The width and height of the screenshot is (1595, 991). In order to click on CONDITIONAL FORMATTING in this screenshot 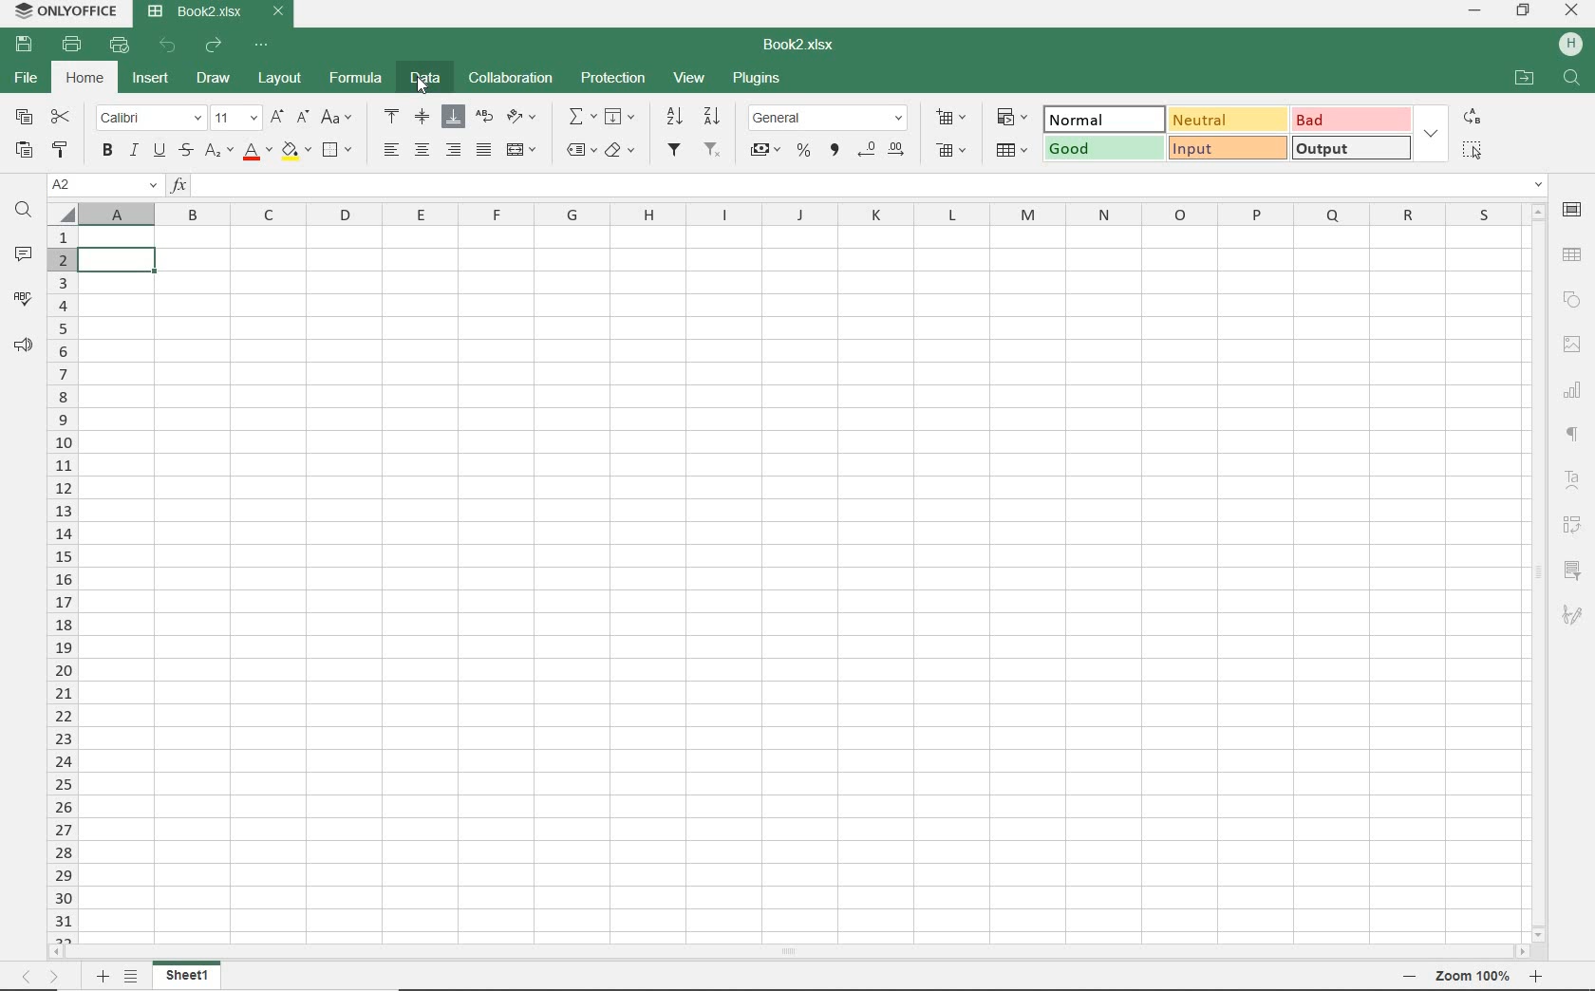, I will do `click(1010, 120)`.